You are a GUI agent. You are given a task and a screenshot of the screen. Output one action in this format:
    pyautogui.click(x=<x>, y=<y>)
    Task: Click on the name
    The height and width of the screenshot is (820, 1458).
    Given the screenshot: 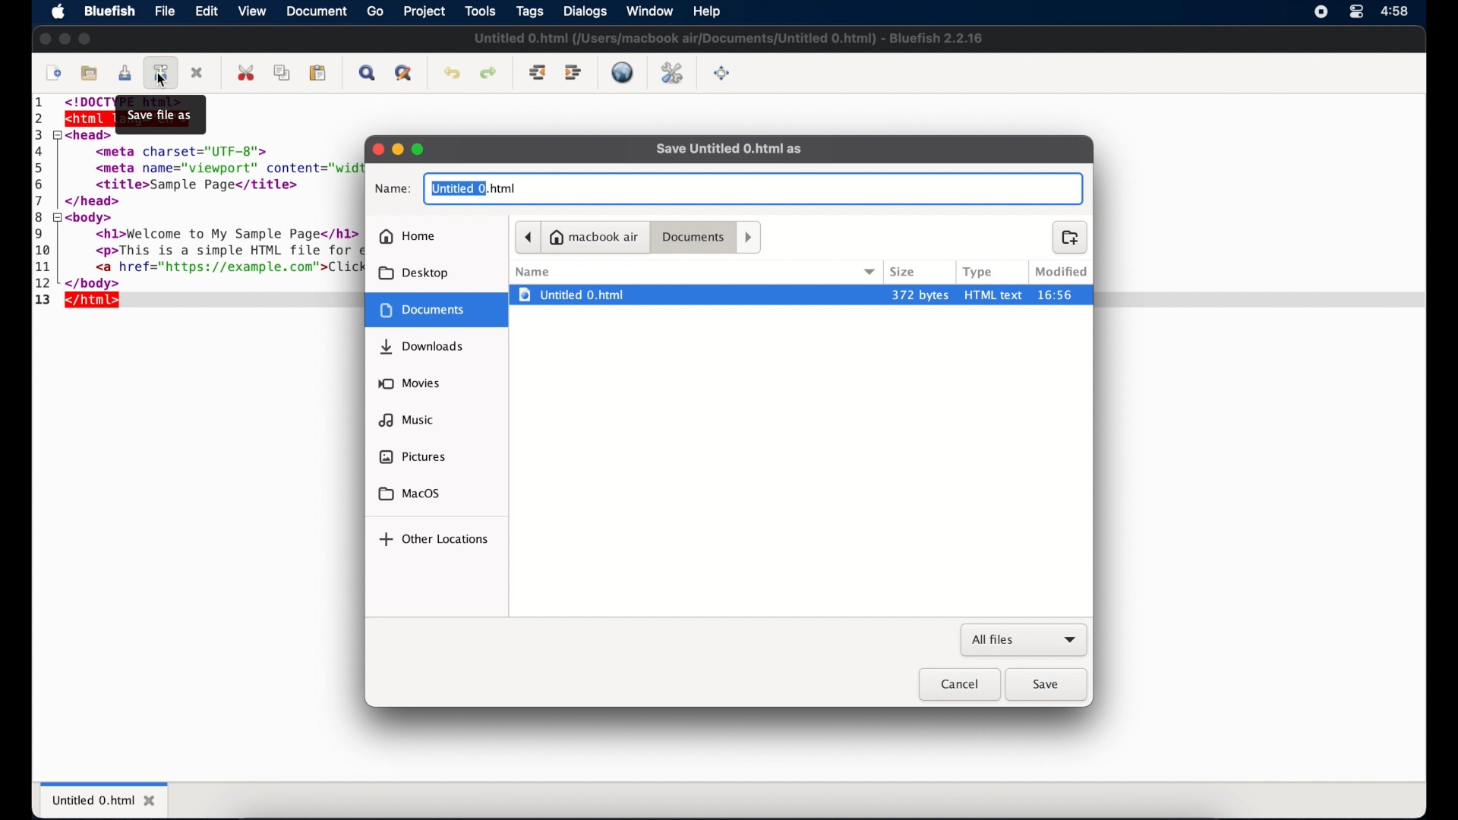 What is the action you would take?
    pyautogui.click(x=533, y=272)
    